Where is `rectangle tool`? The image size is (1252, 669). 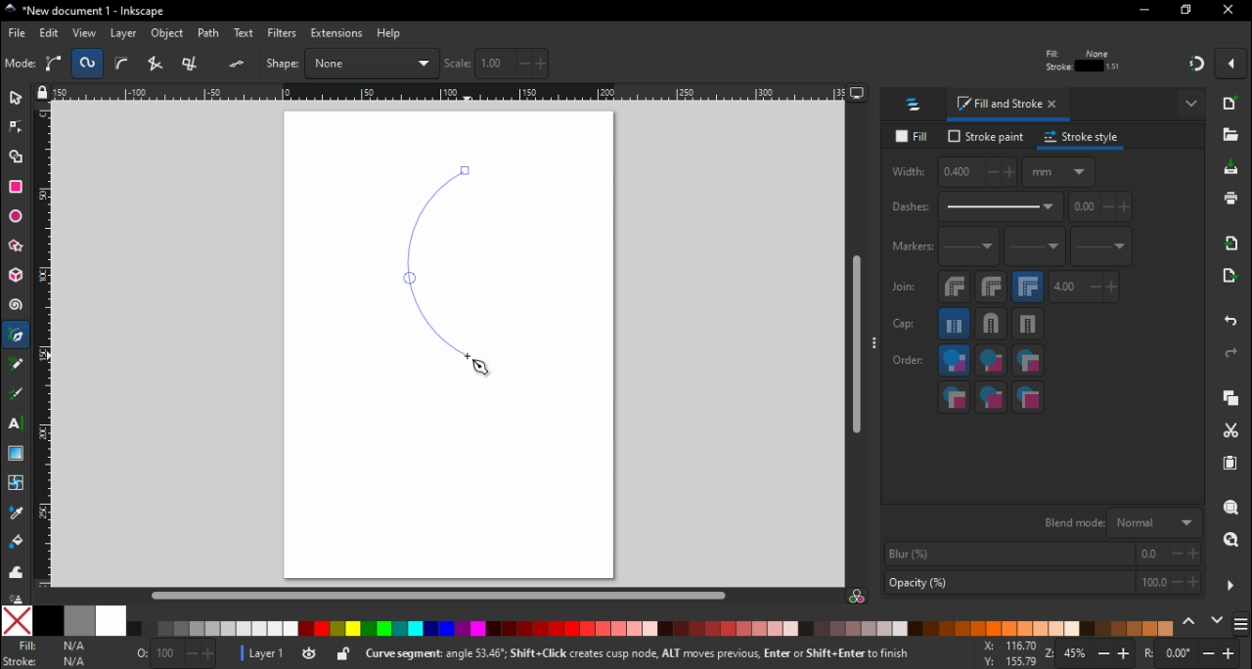 rectangle tool is located at coordinates (18, 187).